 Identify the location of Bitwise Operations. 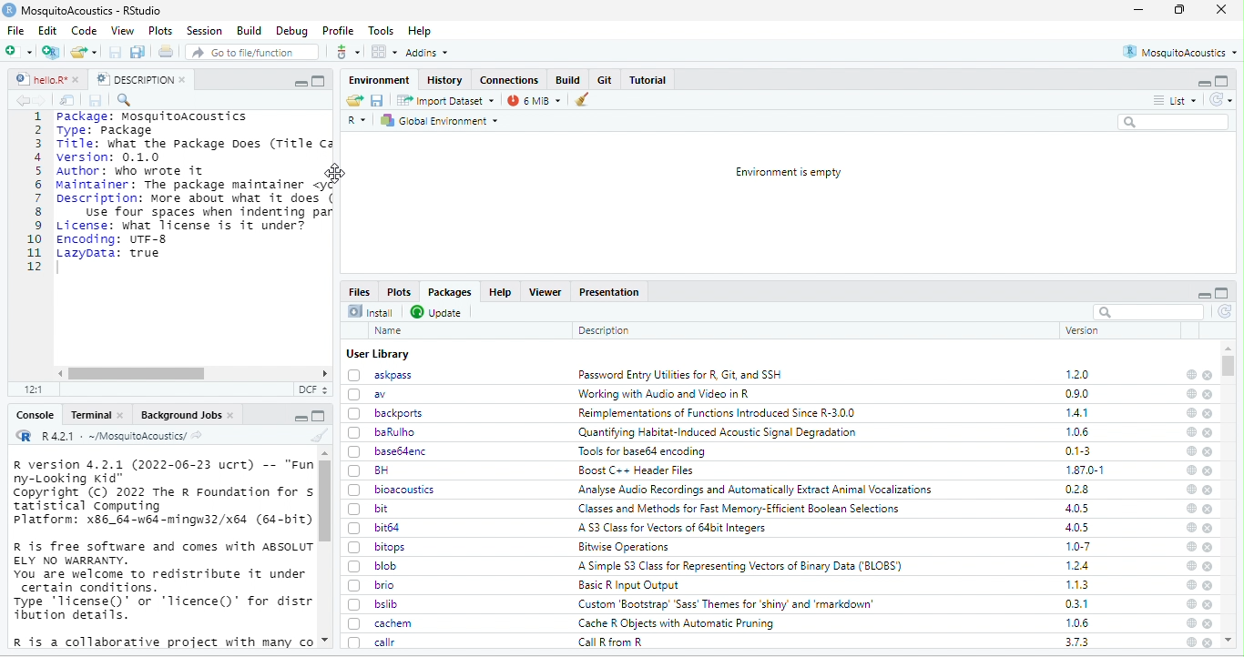
(624, 547).